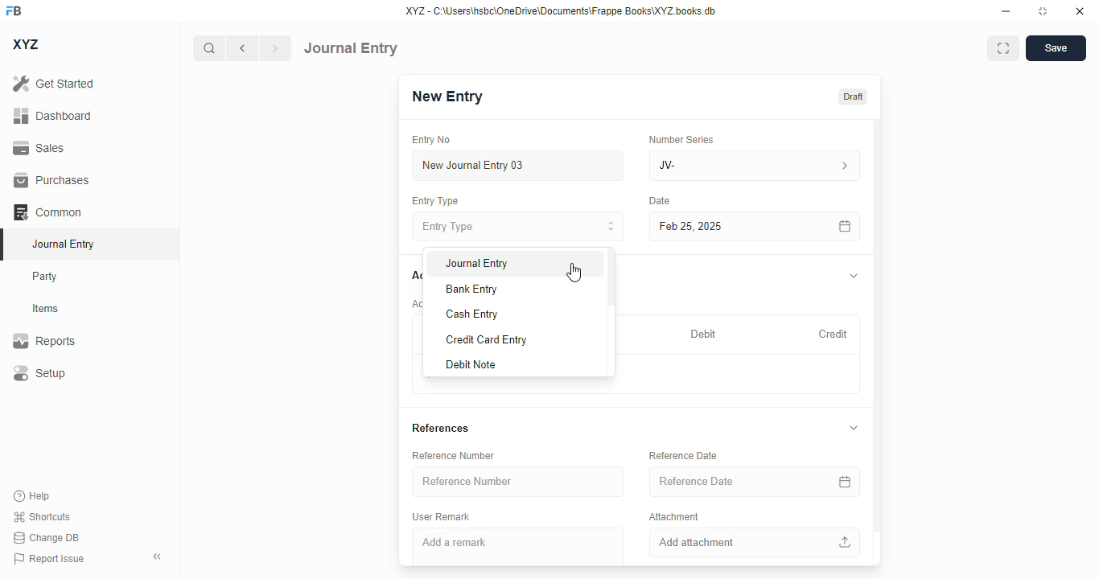 Image resolution: width=1099 pixels, height=579 pixels. Describe the element at coordinates (846, 482) in the screenshot. I see `calendar icon` at that location.